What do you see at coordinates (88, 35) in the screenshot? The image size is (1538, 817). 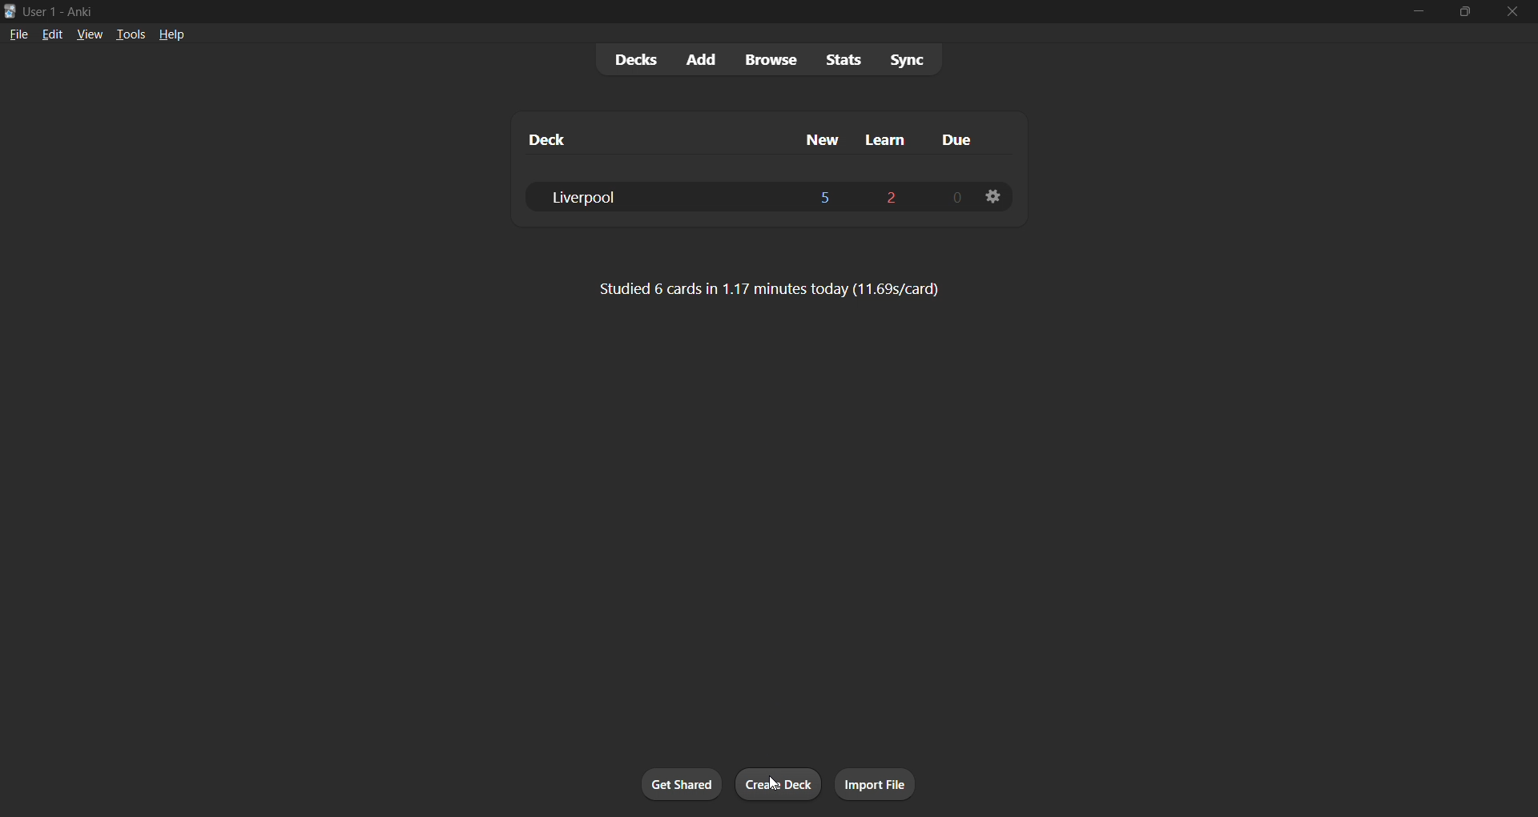 I see `view` at bounding box center [88, 35].